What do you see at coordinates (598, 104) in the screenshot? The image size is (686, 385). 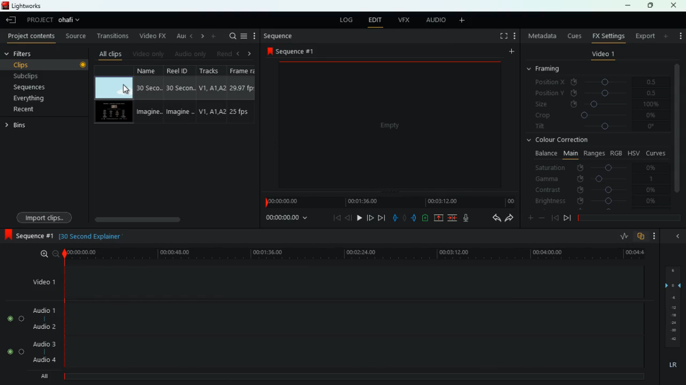 I see `size` at bounding box center [598, 104].